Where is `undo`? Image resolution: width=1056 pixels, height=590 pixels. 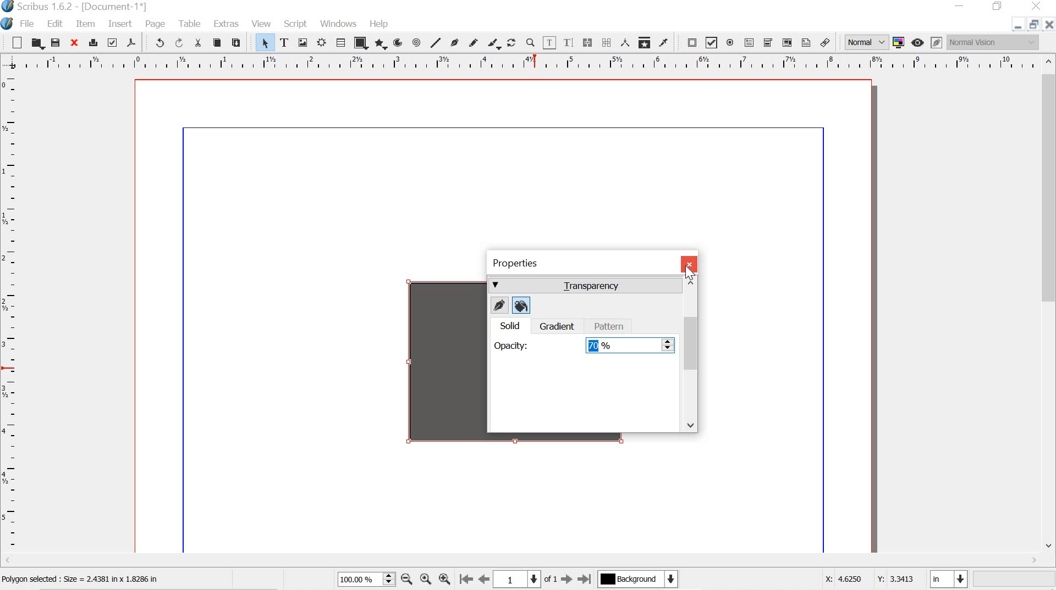
undo is located at coordinates (159, 42).